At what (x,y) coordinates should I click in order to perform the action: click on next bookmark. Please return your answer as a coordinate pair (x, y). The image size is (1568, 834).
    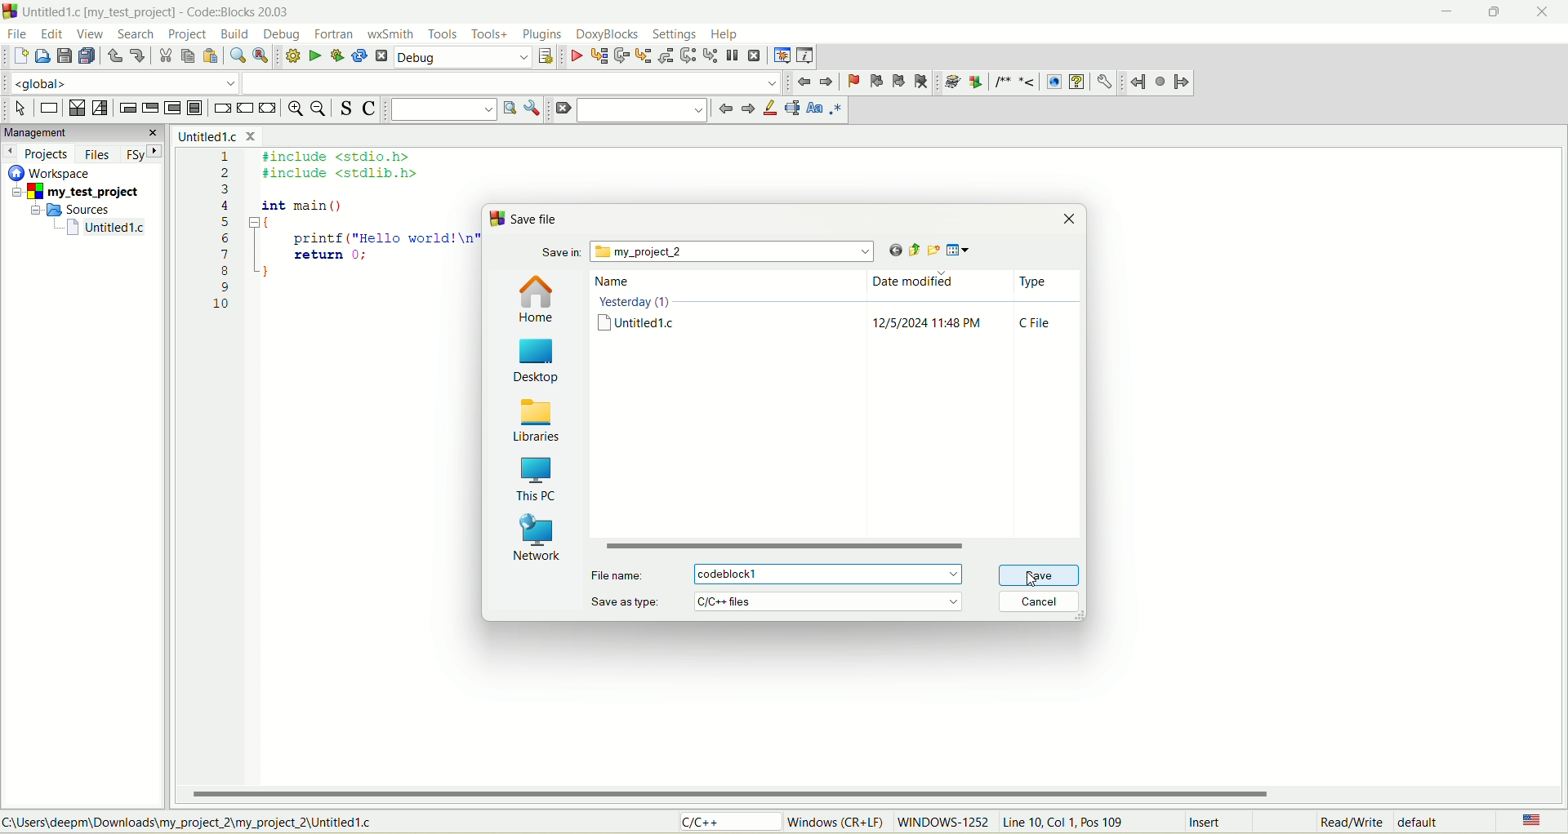
    Looking at the image, I should click on (899, 82).